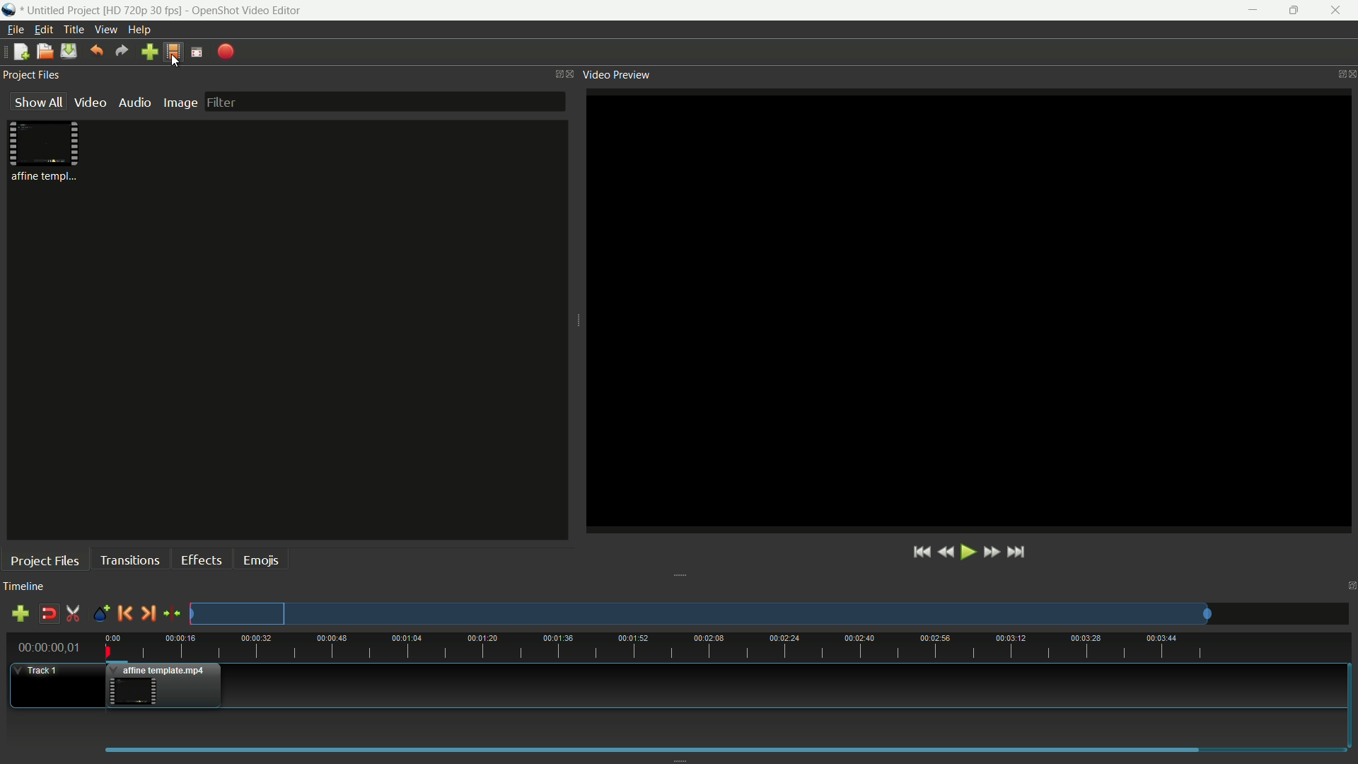  What do you see at coordinates (45, 151) in the screenshot?
I see `project file` at bounding box center [45, 151].